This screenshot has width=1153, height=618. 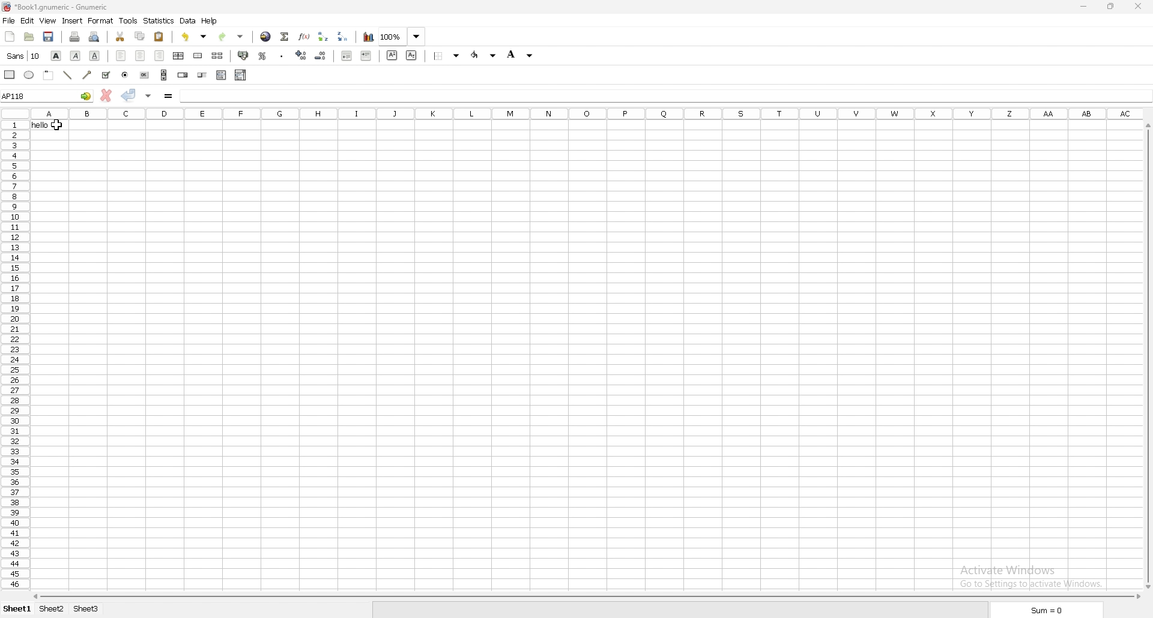 I want to click on scroll bar, so click(x=165, y=74).